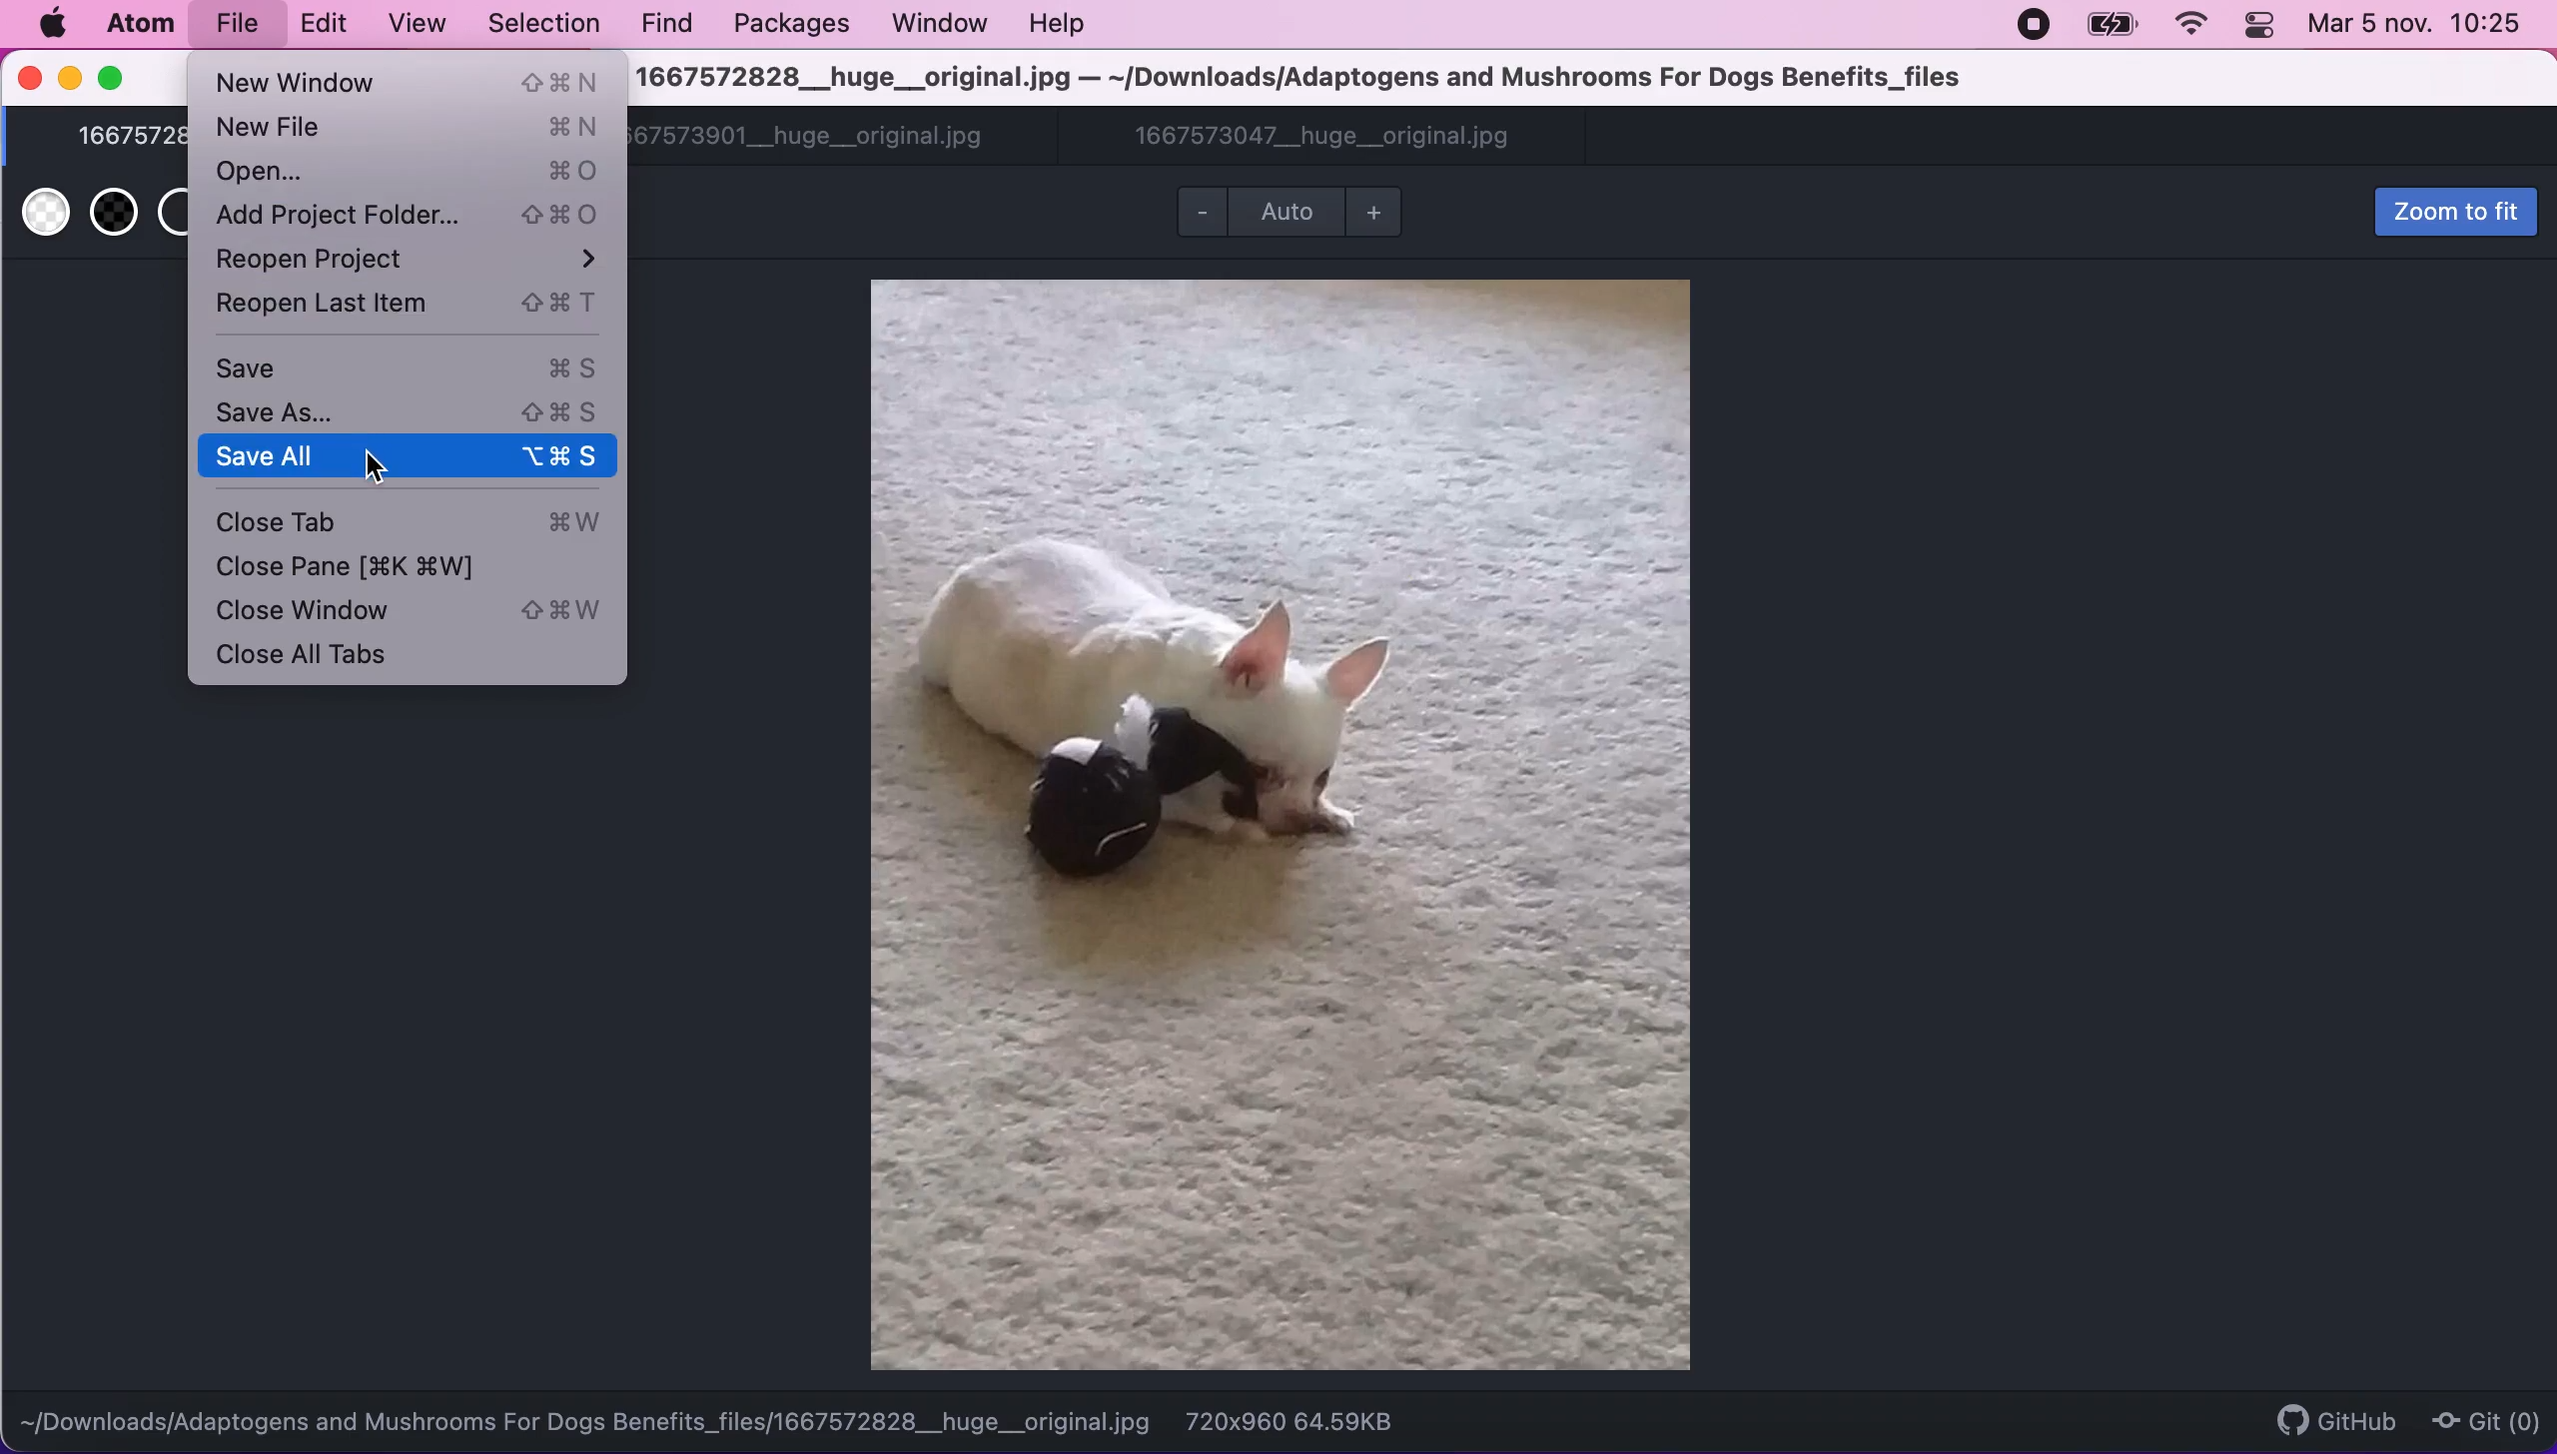 The width and height of the screenshot is (2557, 1454). I want to click on save as, so click(413, 412).